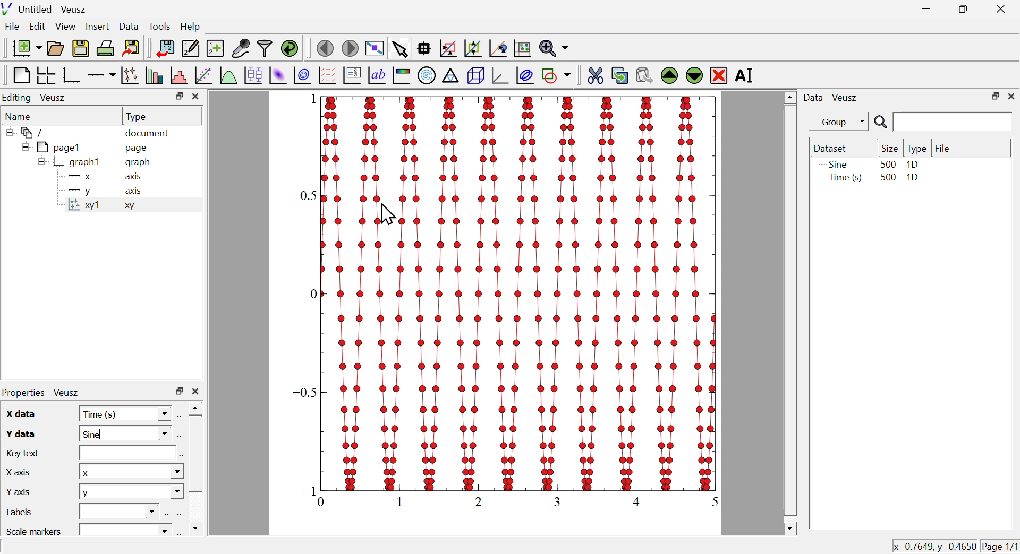 This screenshot has width=1020, height=554. What do you see at coordinates (834, 122) in the screenshot?
I see `group` at bounding box center [834, 122].